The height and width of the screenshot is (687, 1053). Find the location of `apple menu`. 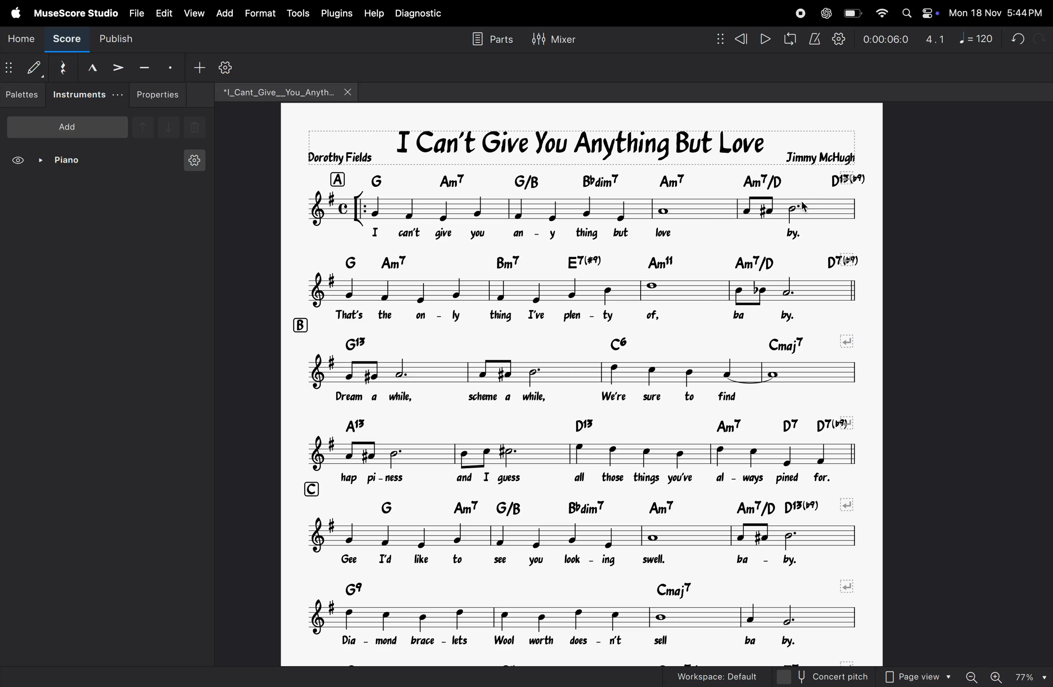

apple menu is located at coordinates (15, 14).